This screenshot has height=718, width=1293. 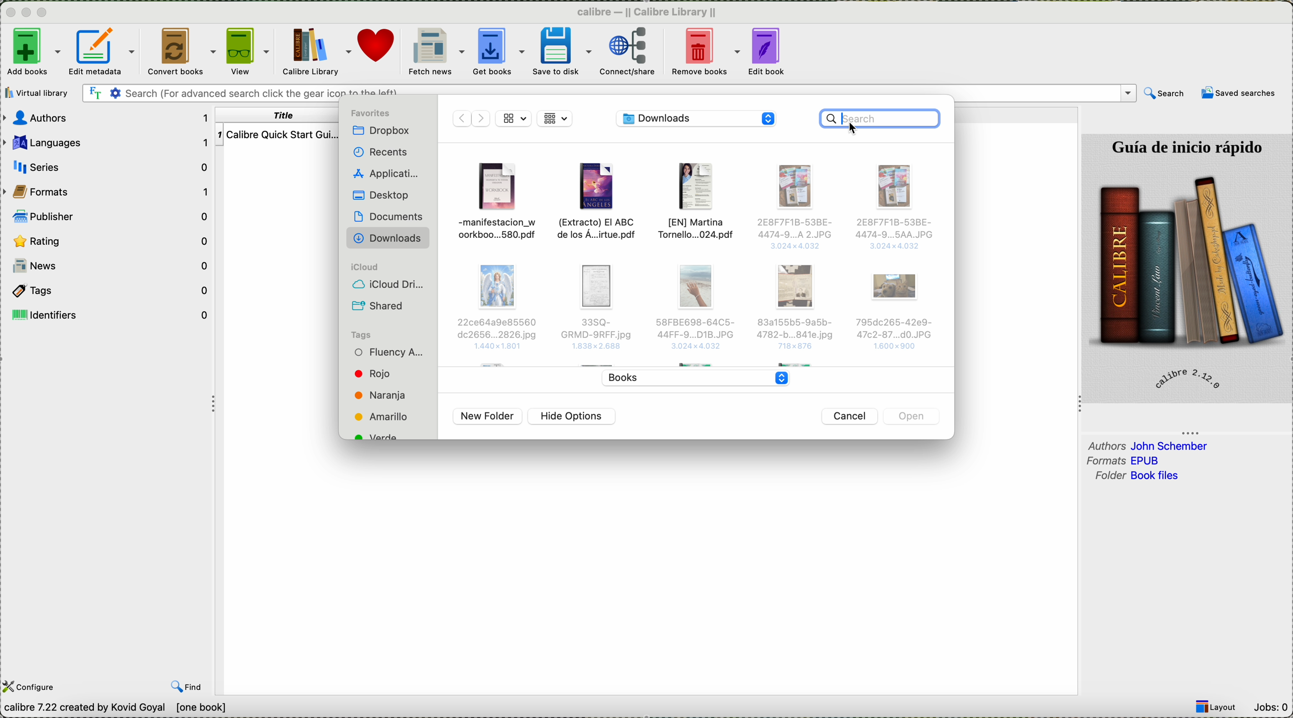 What do you see at coordinates (1165, 93) in the screenshot?
I see `search` at bounding box center [1165, 93].